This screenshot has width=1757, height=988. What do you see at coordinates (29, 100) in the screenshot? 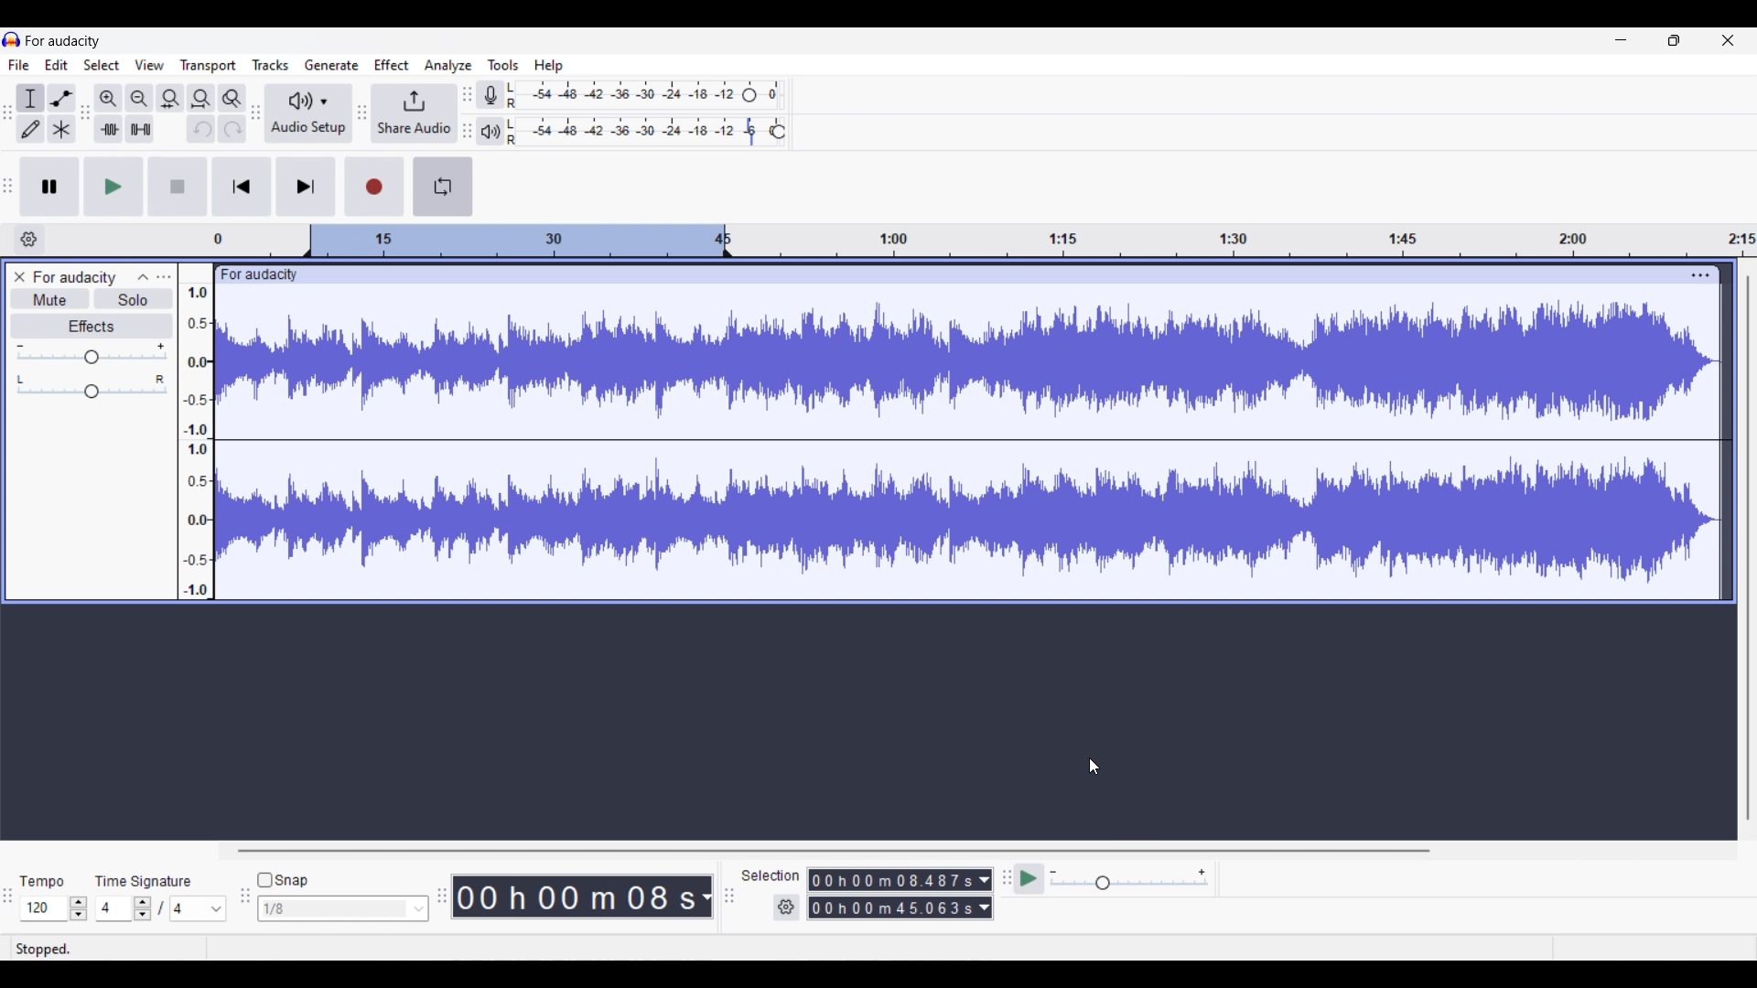
I see `Selection tool` at bounding box center [29, 100].